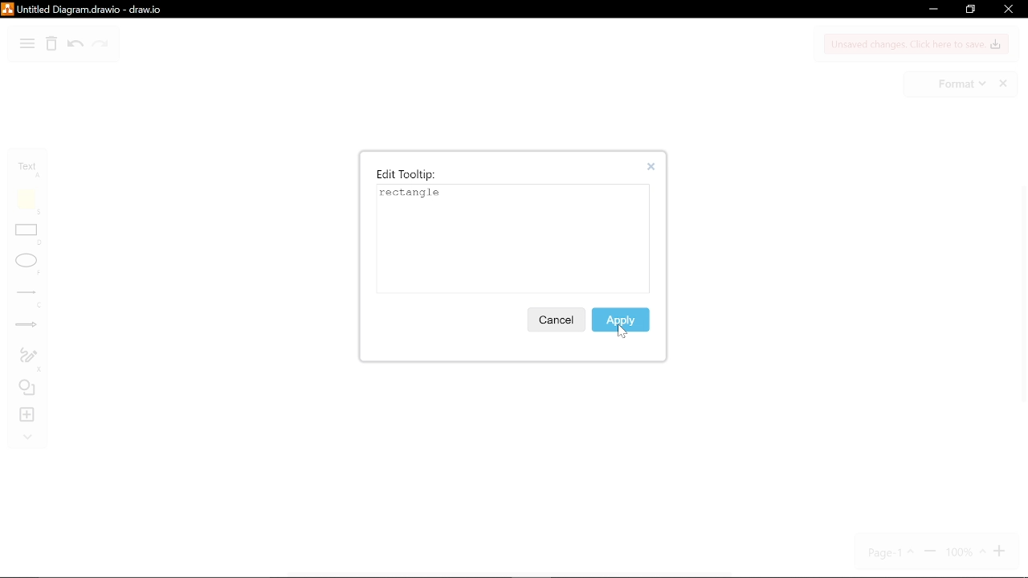 The image size is (1028, 578). Describe the element at coordinates (8, 9) in the screenshot. I see `draw.io logo` at that location.